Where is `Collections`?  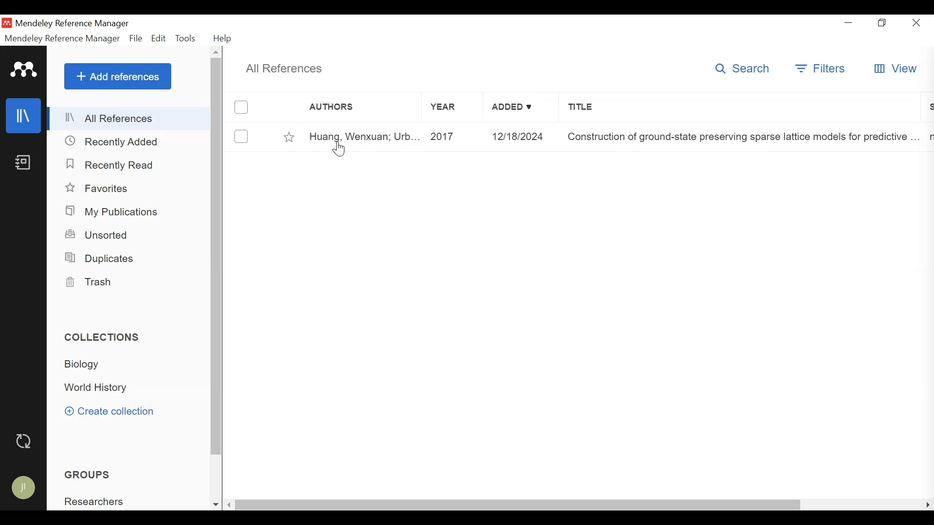 Collections is located at coordinates (103, 338).